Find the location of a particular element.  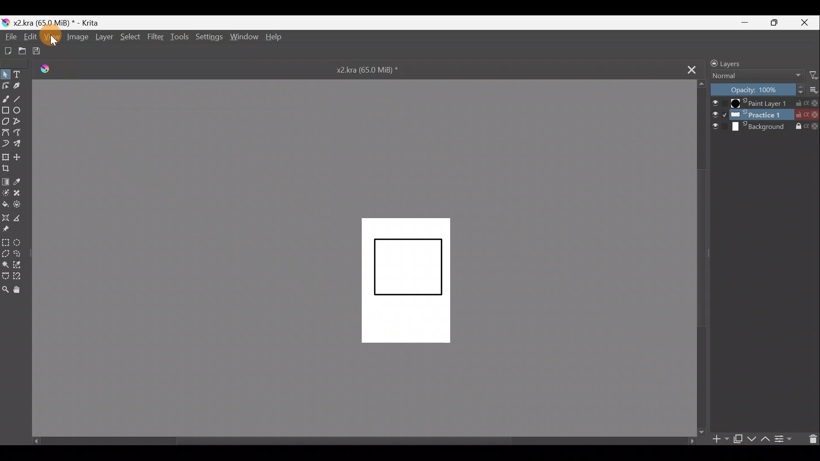

Select is located at coordinates (131, 38).